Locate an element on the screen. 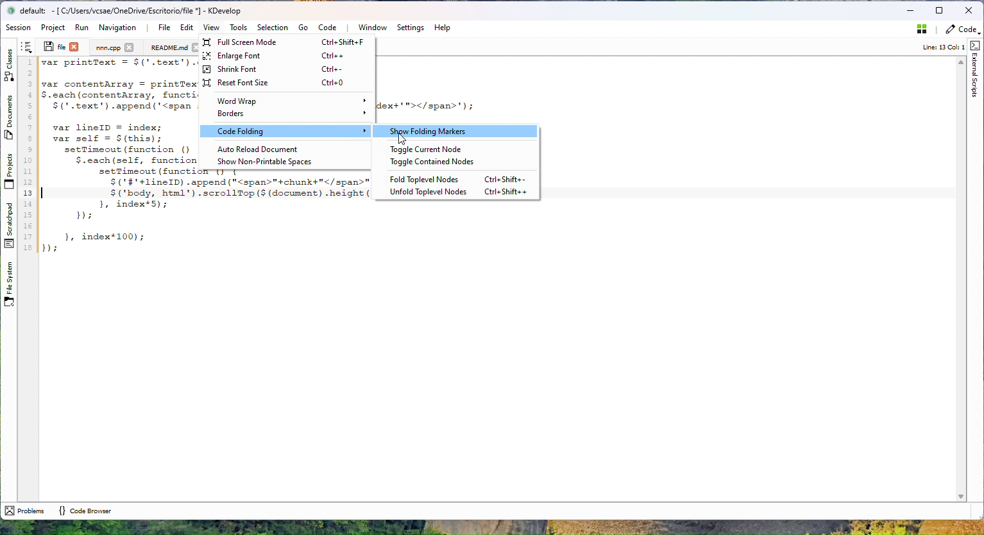 This screenshot has height=535, width=984. Reset Font Size is located at coordinates (284, 83).